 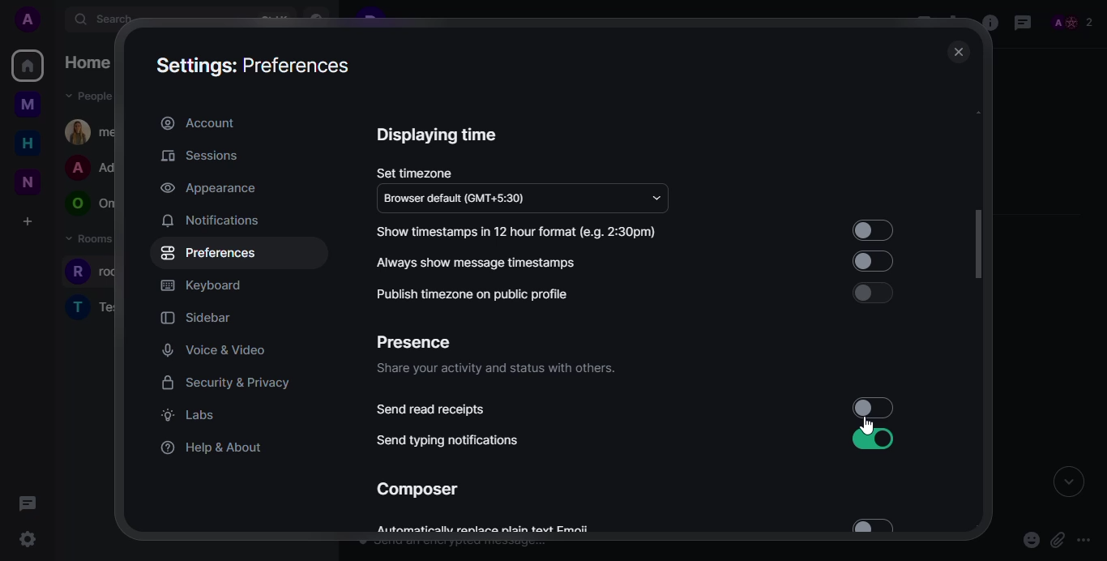 What do you see at coordinates (438, 135) in the screenshot?
I see `displaying time` at bounding box center [438, 135].